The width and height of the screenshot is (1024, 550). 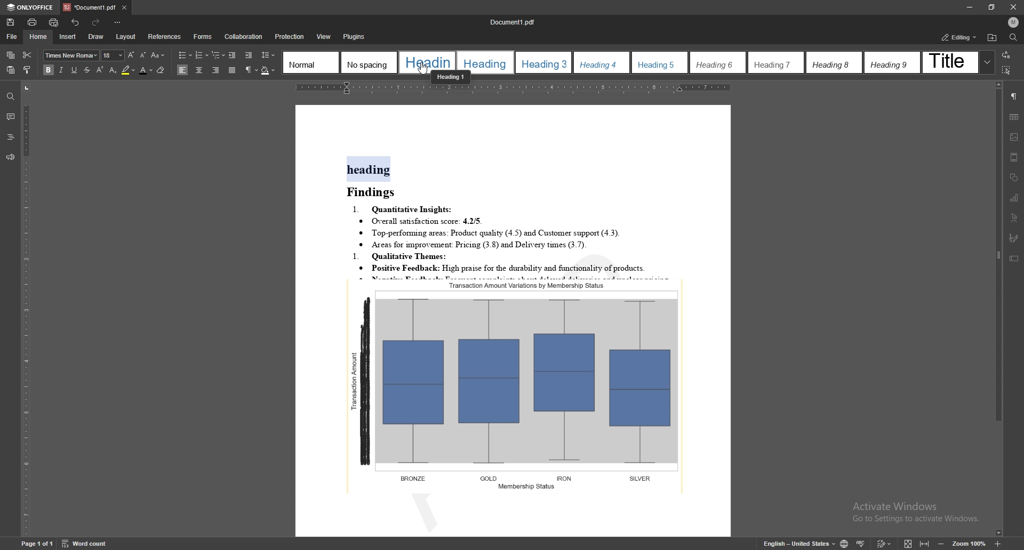 I want to click on 1. Qualitative Themes:, so click(x=405, y=256).